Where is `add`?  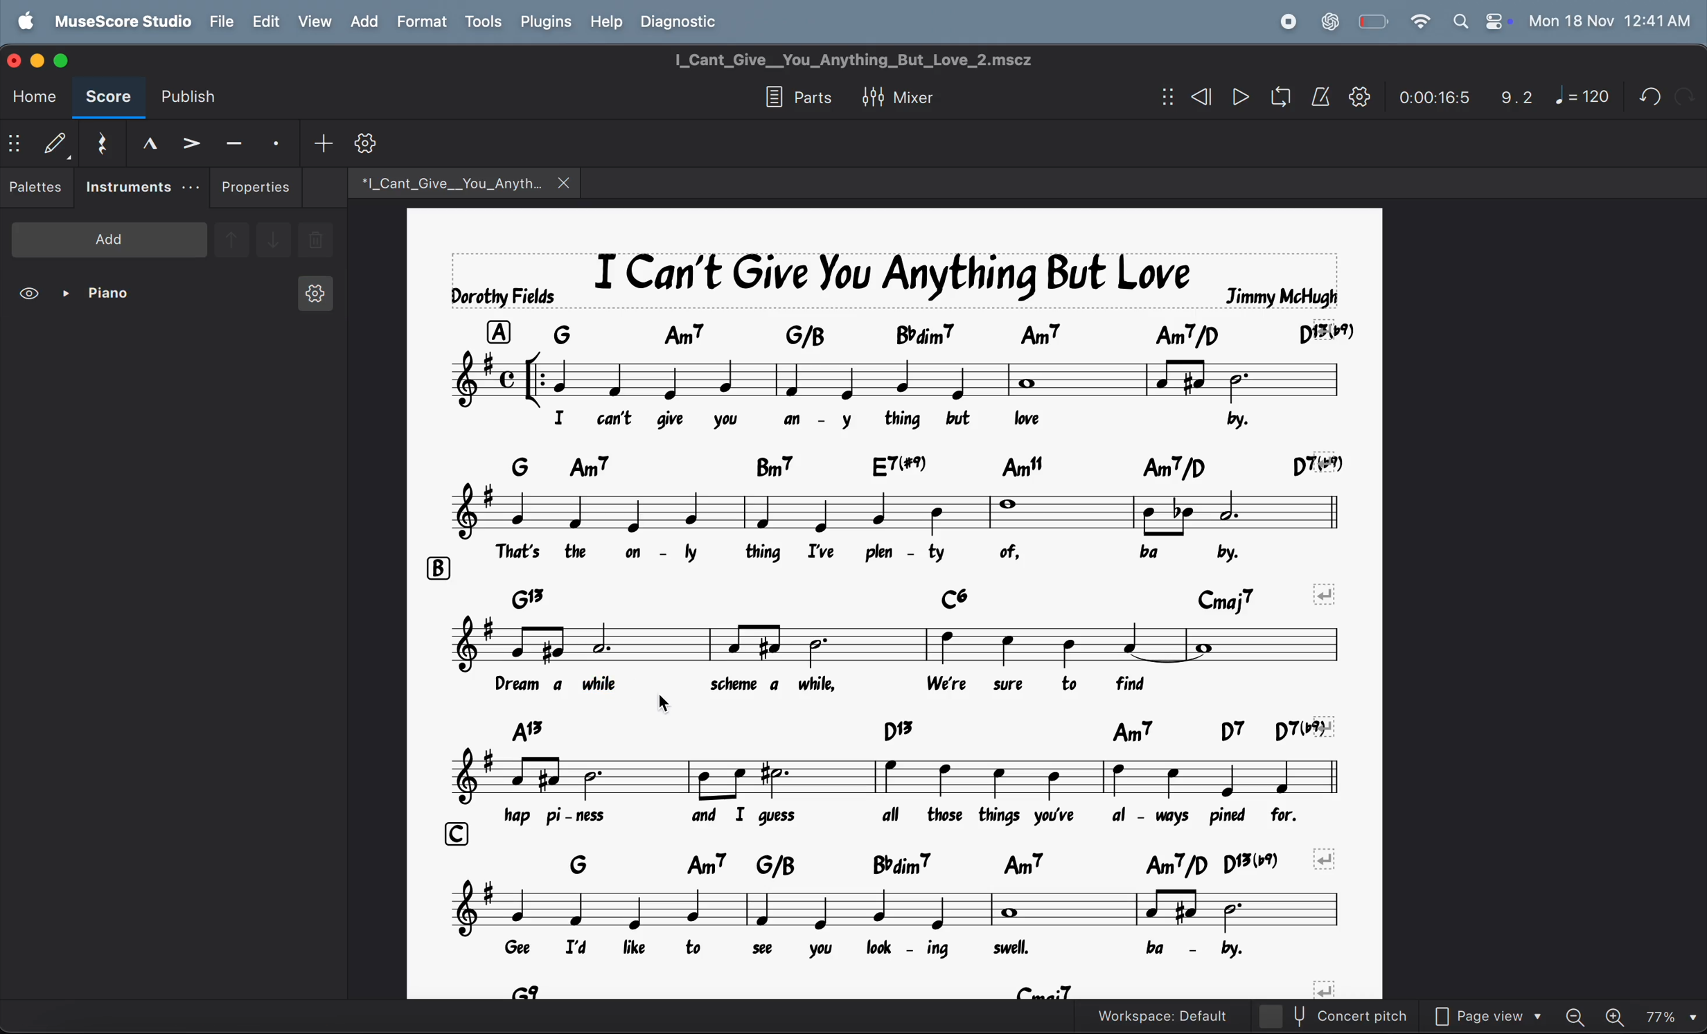 add is located at coordinates (106, 240).